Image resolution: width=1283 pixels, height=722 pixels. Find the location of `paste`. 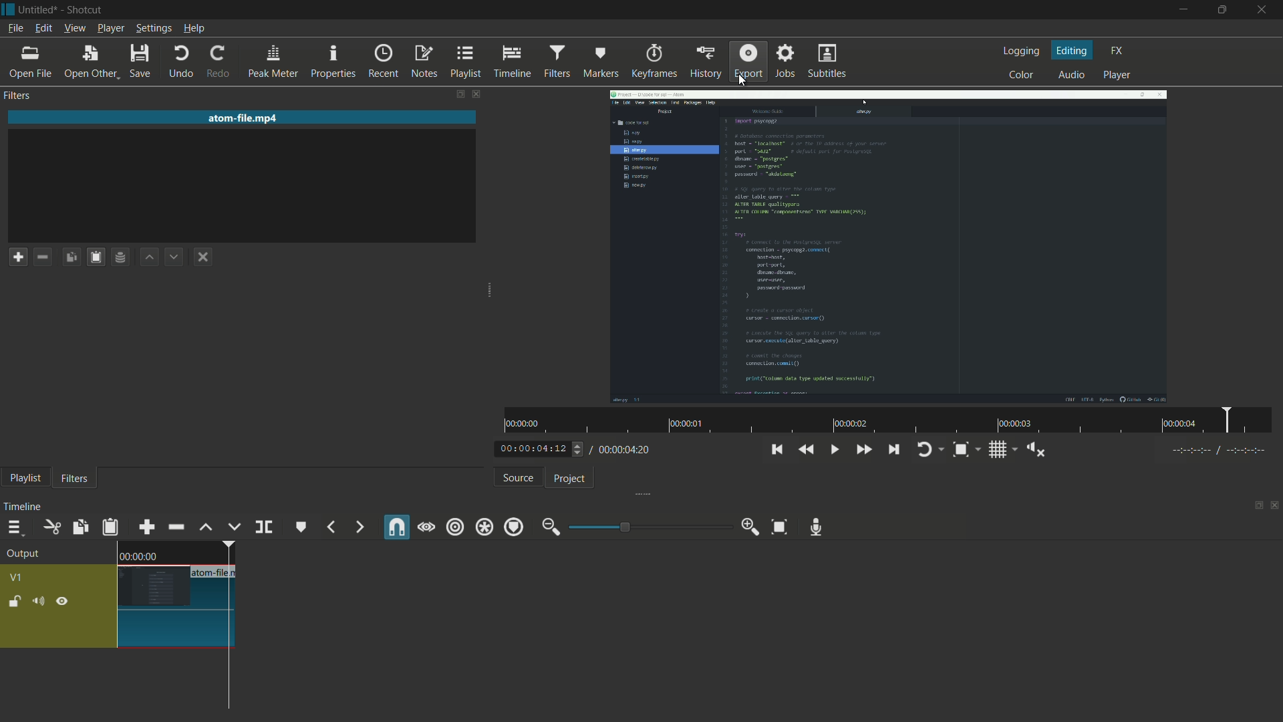

paste is located at coordinates (98, 257).